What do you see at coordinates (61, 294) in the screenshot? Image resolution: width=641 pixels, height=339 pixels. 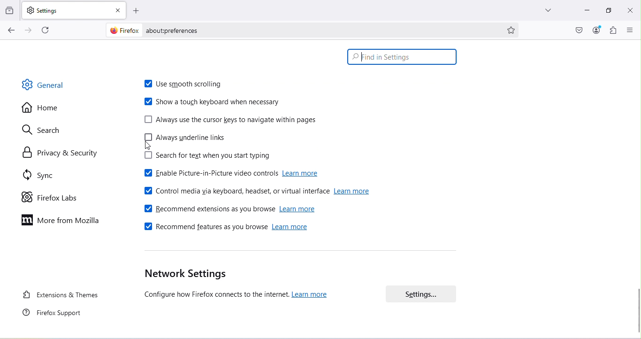 I see `Extensions and themes` at bounding box center [61, 294].